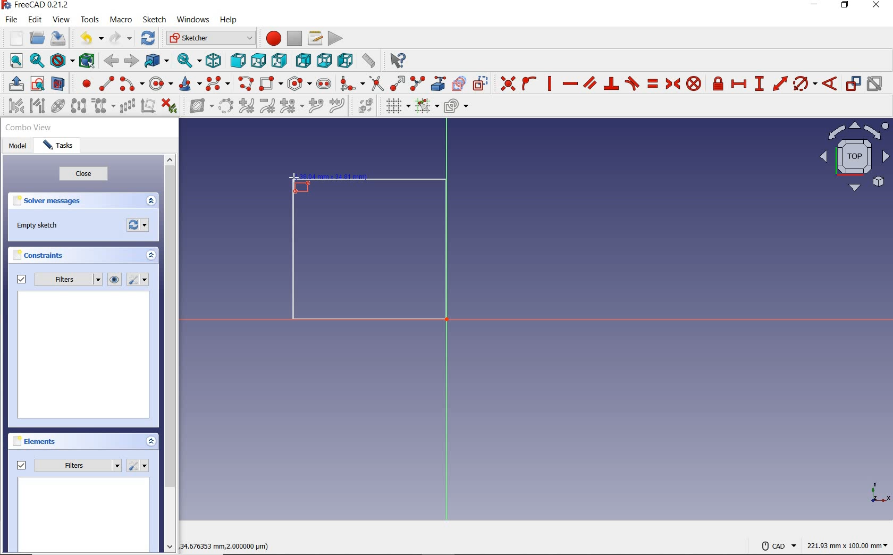 The image size is (893, 555). I want to click on constrain horizontally, so click(570, 83).